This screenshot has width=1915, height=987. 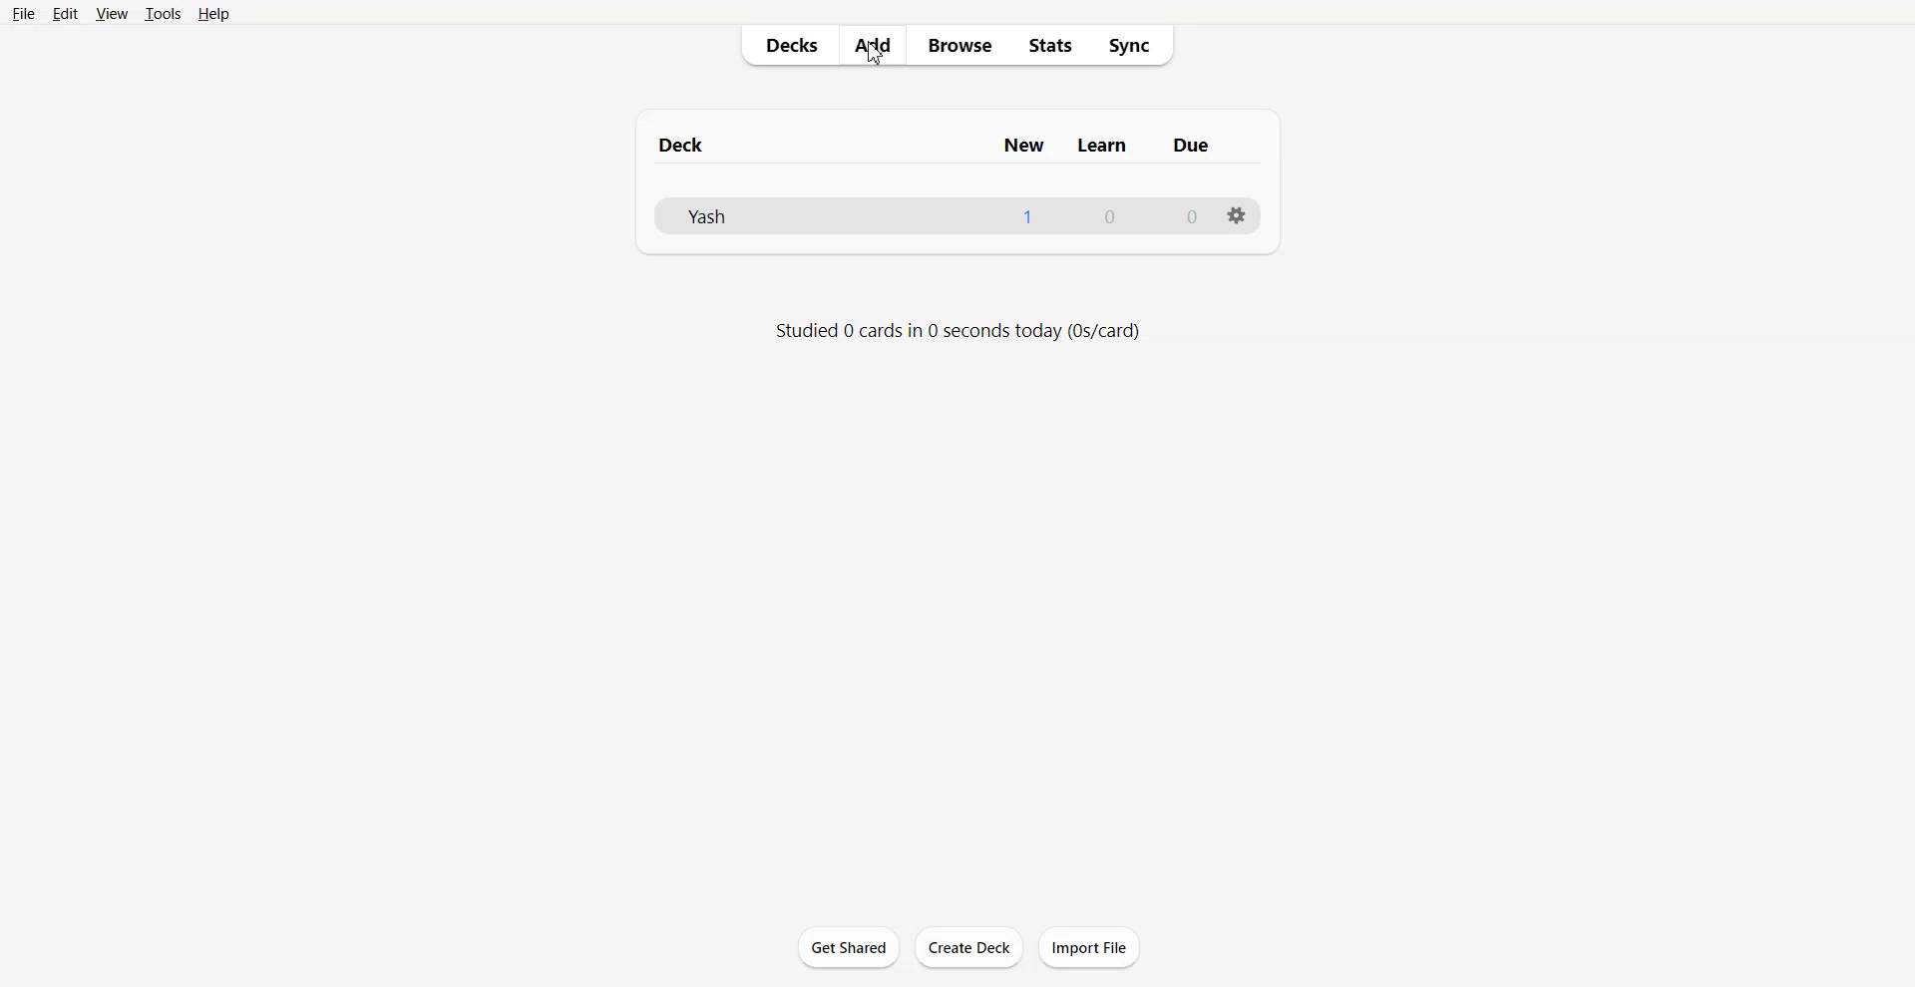 What do you see at coordinates (68, 14) in the screenshot?
I see `Edit` at bounding box center [68, 14].